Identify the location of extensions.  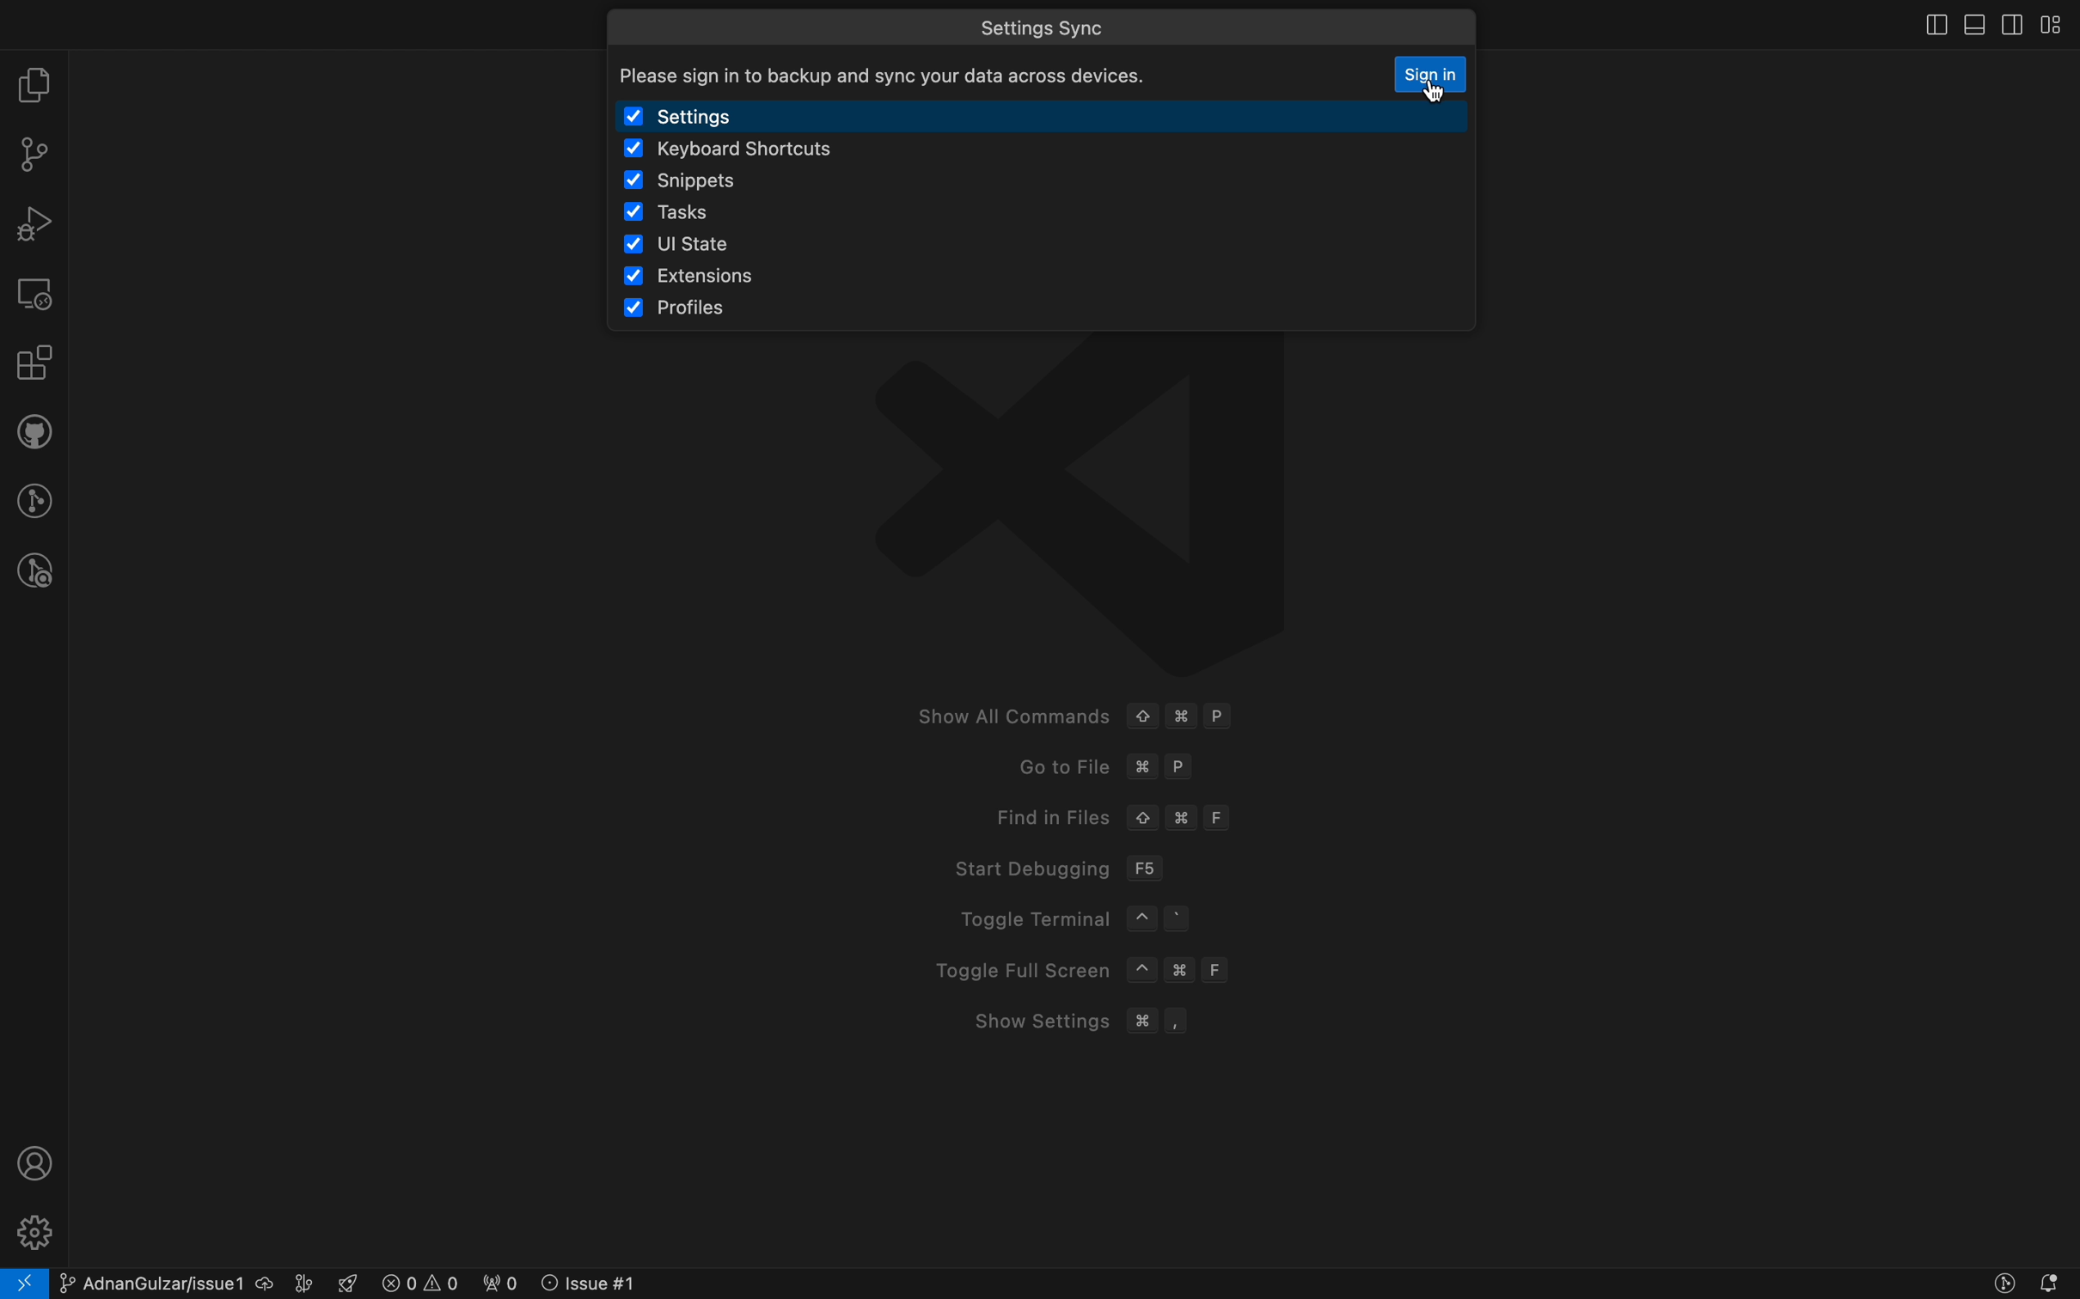
(32, 364).